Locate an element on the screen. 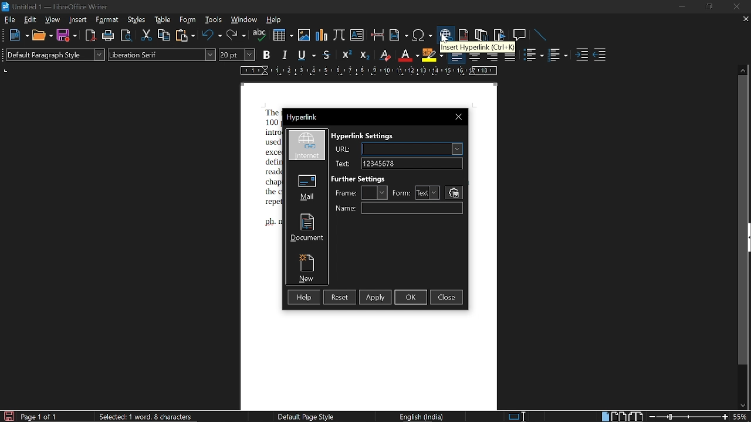 Image resolution: width=751 pixels, height=422 pixels. insert hyperlink is located at coordinates (445, 35).